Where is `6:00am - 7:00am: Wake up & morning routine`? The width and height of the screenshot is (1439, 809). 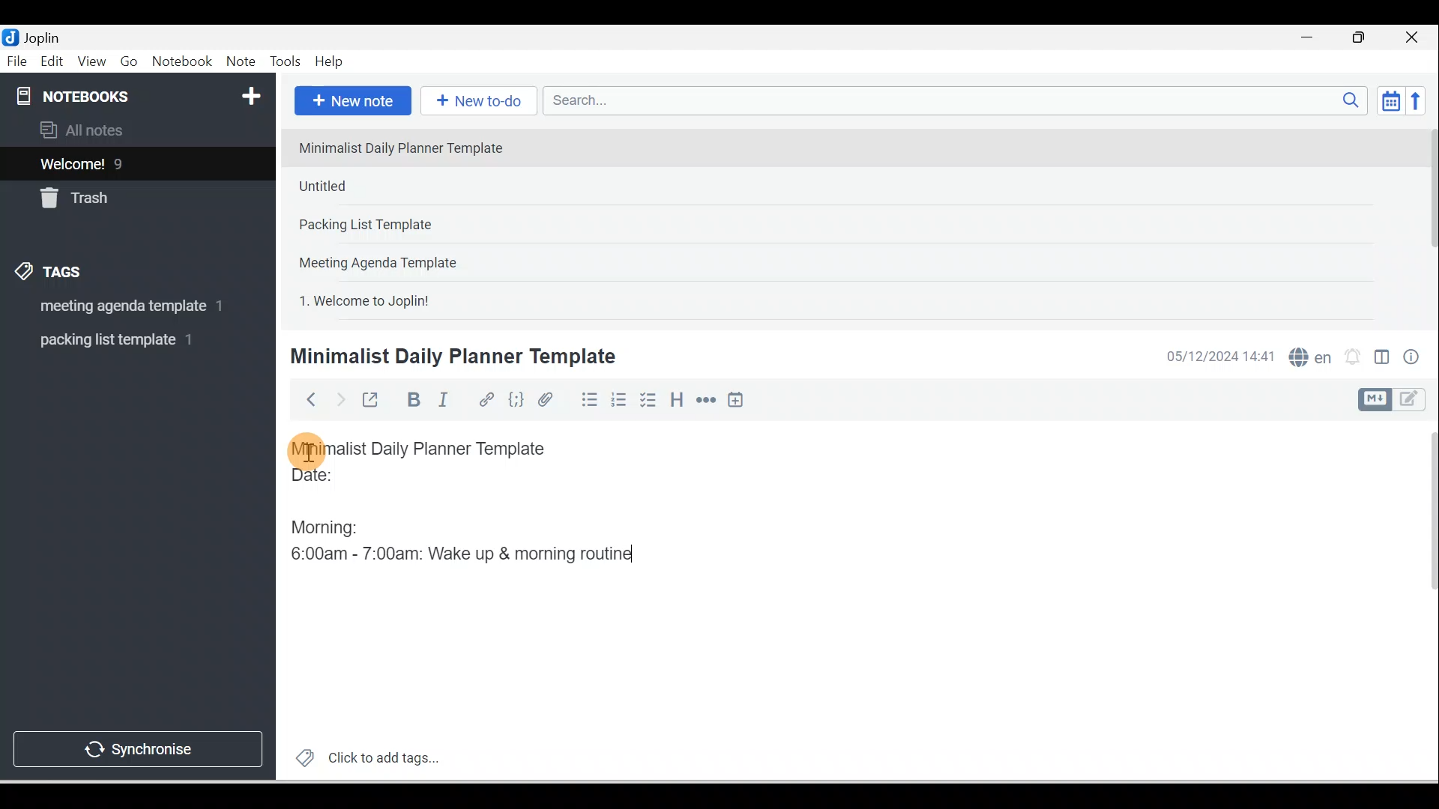
6:00am - 7:00am: Wake up & morning routine is located at coordinates (467, 554).